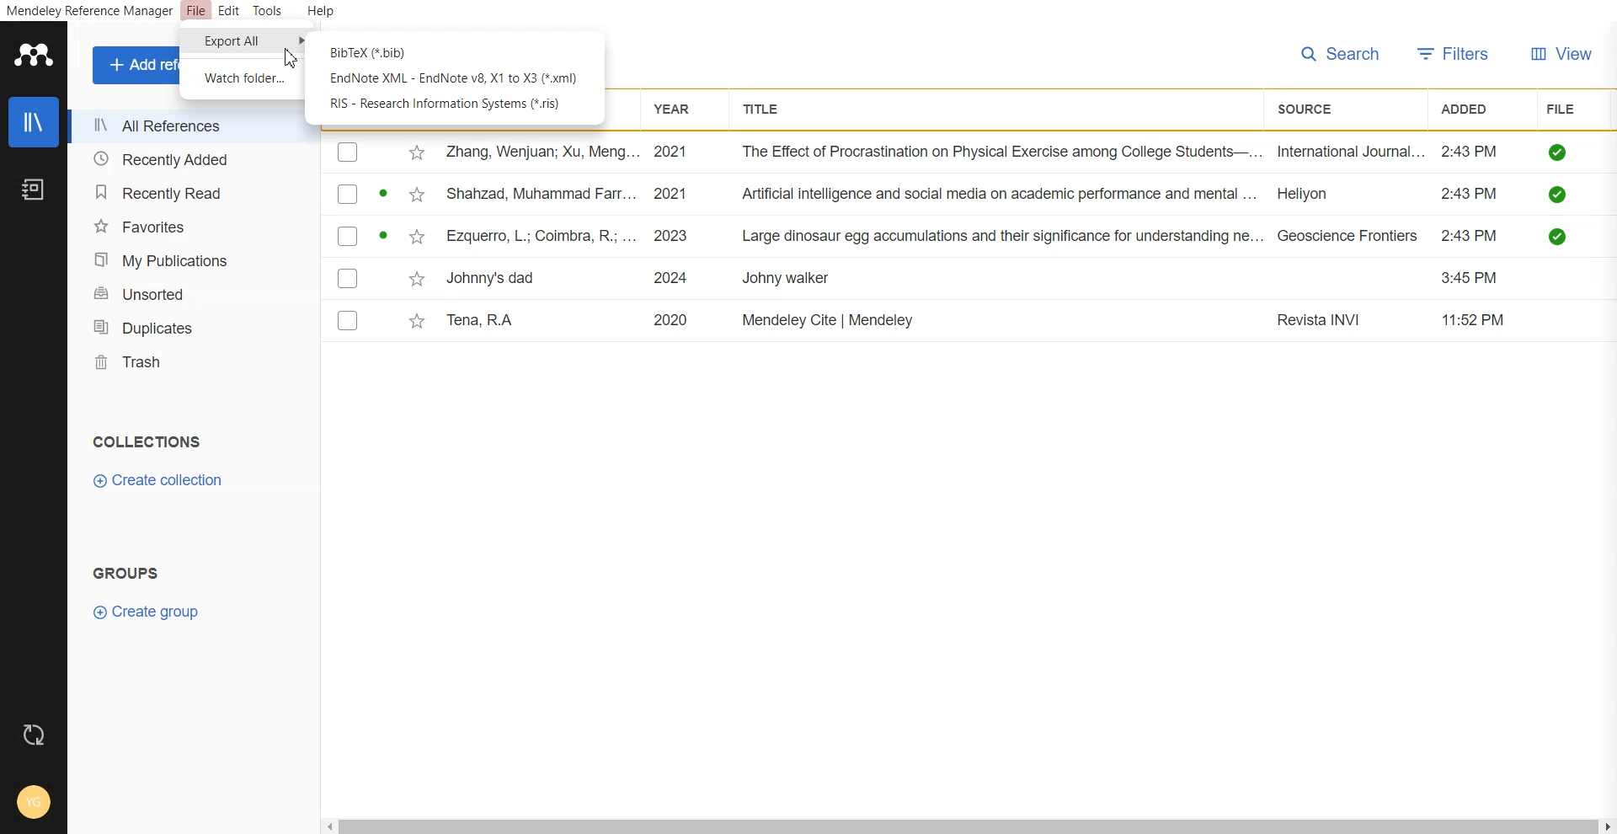 The width and height of the screenshot is (1617, 834). What do you see at coordinates (1002, 152) in the screenshot?
I see `The Effect of Procrastination on Physical Exercise among College Students—...` at bounding box center [1002, 152].